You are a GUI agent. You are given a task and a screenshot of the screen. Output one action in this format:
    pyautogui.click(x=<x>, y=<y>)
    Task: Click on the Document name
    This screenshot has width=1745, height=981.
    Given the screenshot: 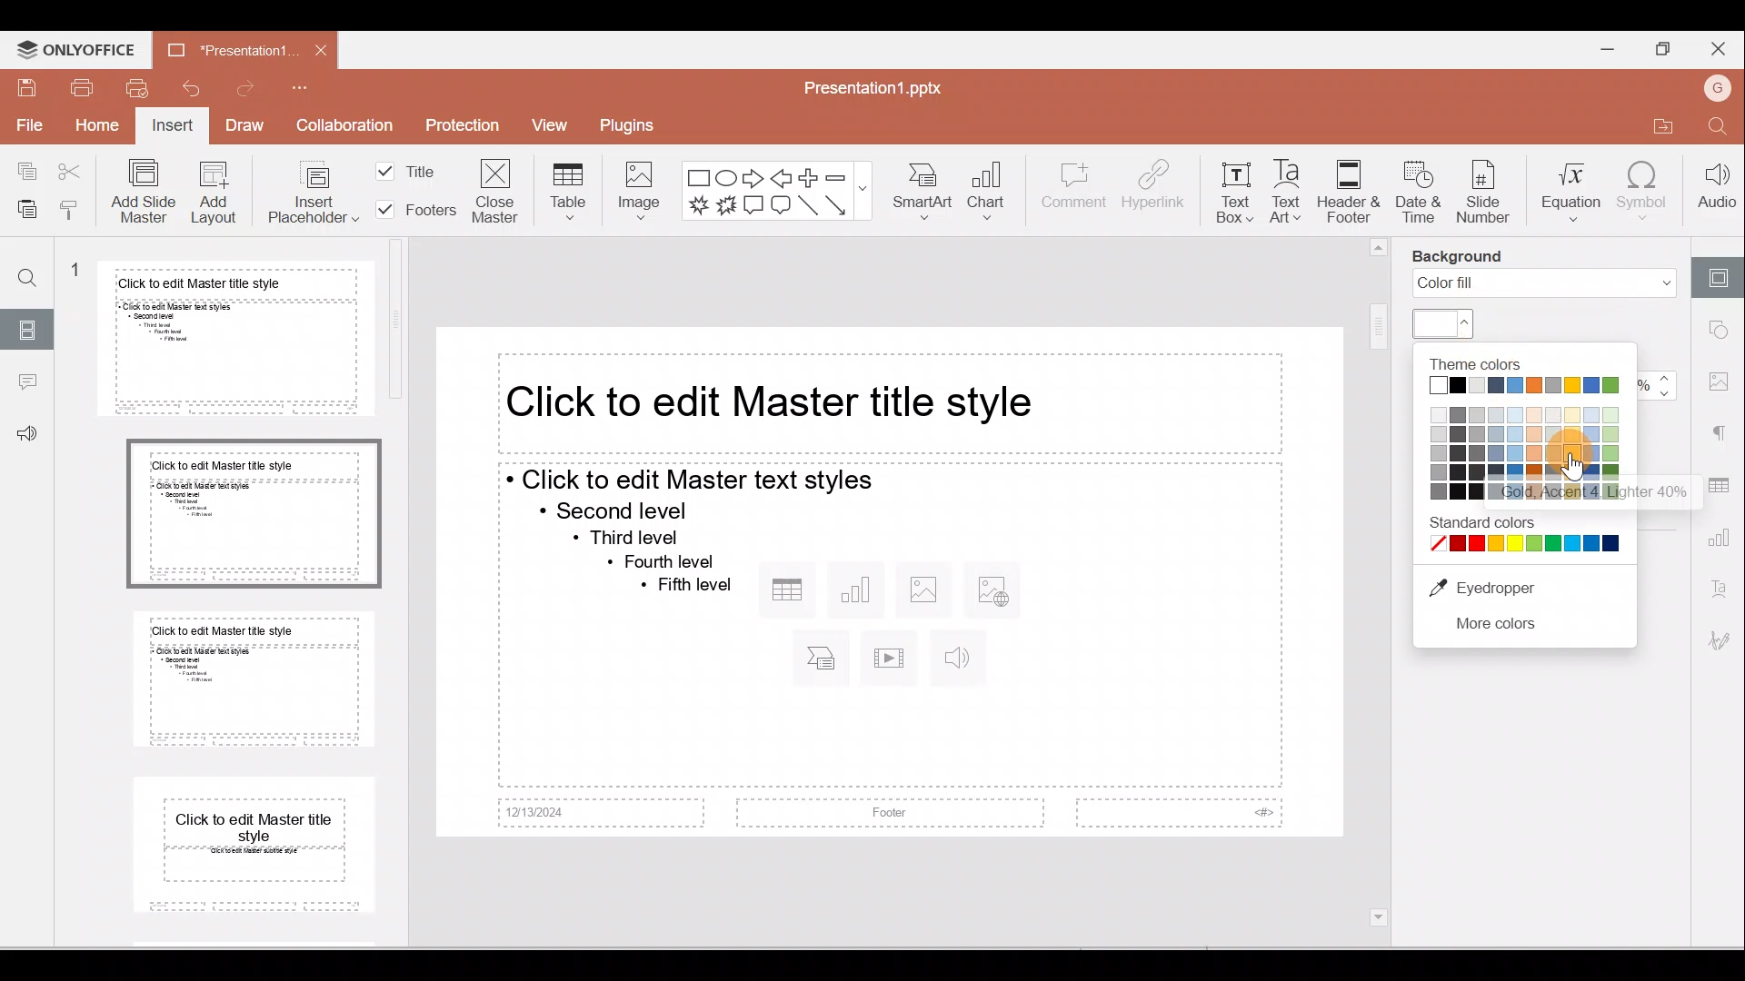 What is the action you would take?
    pyautogui.click(x=873, y=84)
    